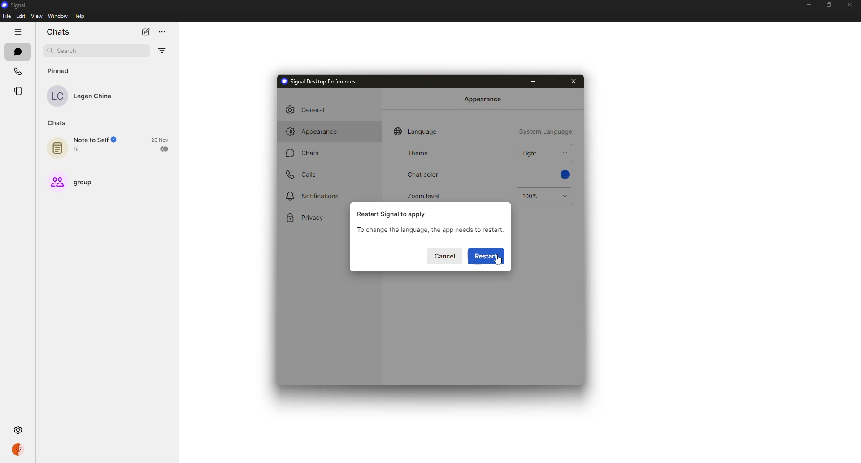  I want to click on settings, so click(19, 430).